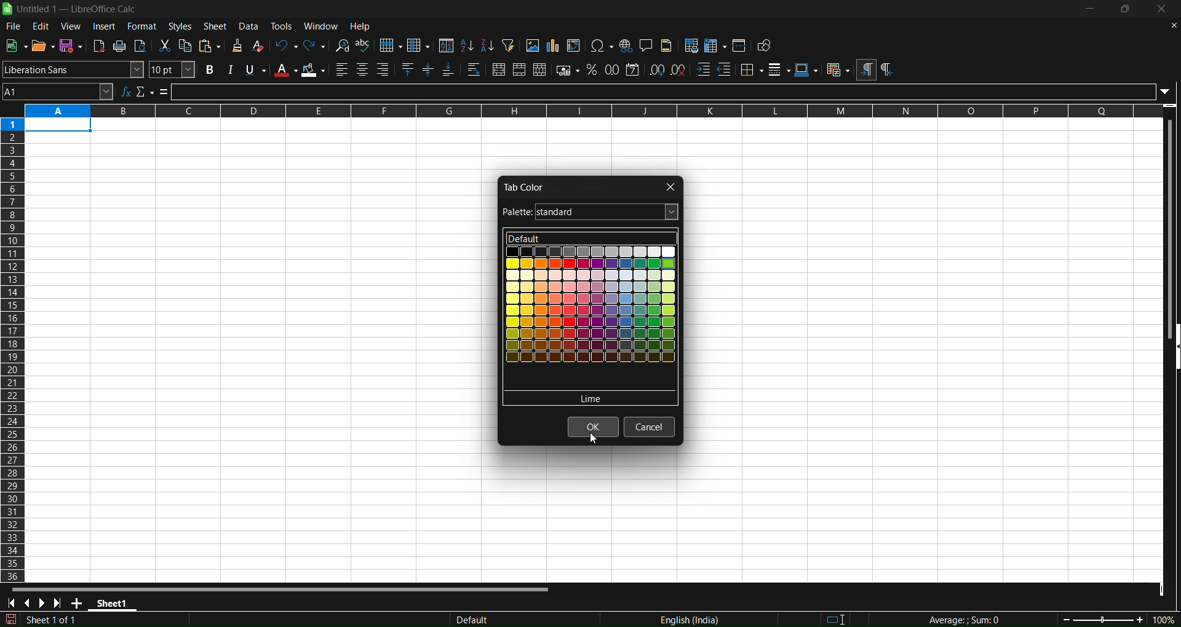 This screenshot has width=1181, height=627. What do you see at coordinates (531, 45) in the screenshot?
I see `insert image` at bounding box center [531, 45].